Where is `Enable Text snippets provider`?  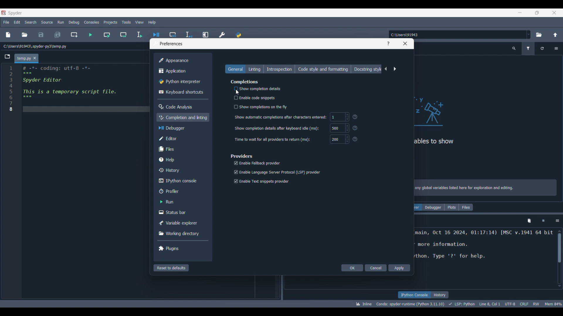
Enable Text snippets provider is located at coordinates (262, 181).